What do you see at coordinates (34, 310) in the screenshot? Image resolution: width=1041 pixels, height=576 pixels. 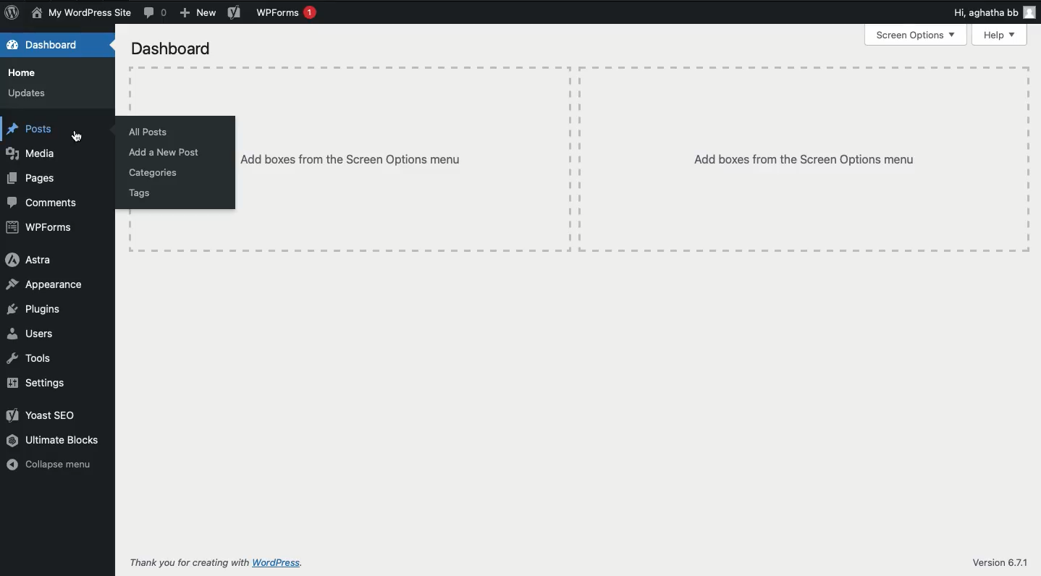 I see `Plugins` at bounding box center [34, 310].